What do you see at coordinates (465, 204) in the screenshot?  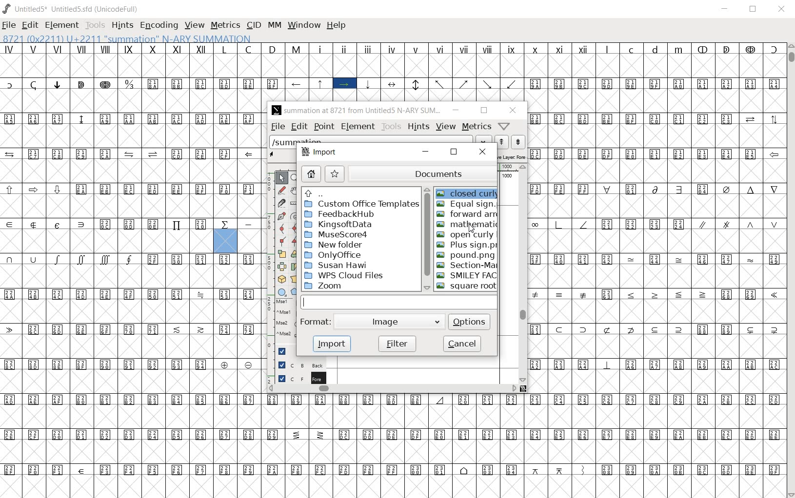 I see `equal sign` at bounding box center [465, 204].